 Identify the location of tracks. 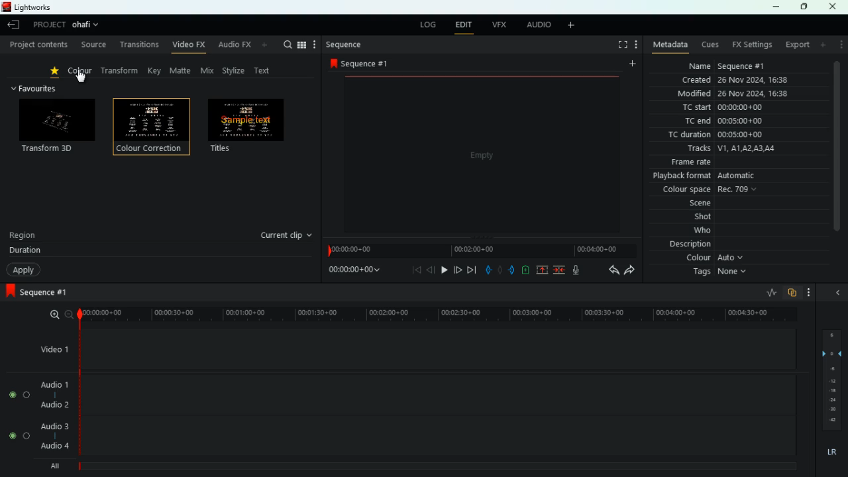
(738, 149).